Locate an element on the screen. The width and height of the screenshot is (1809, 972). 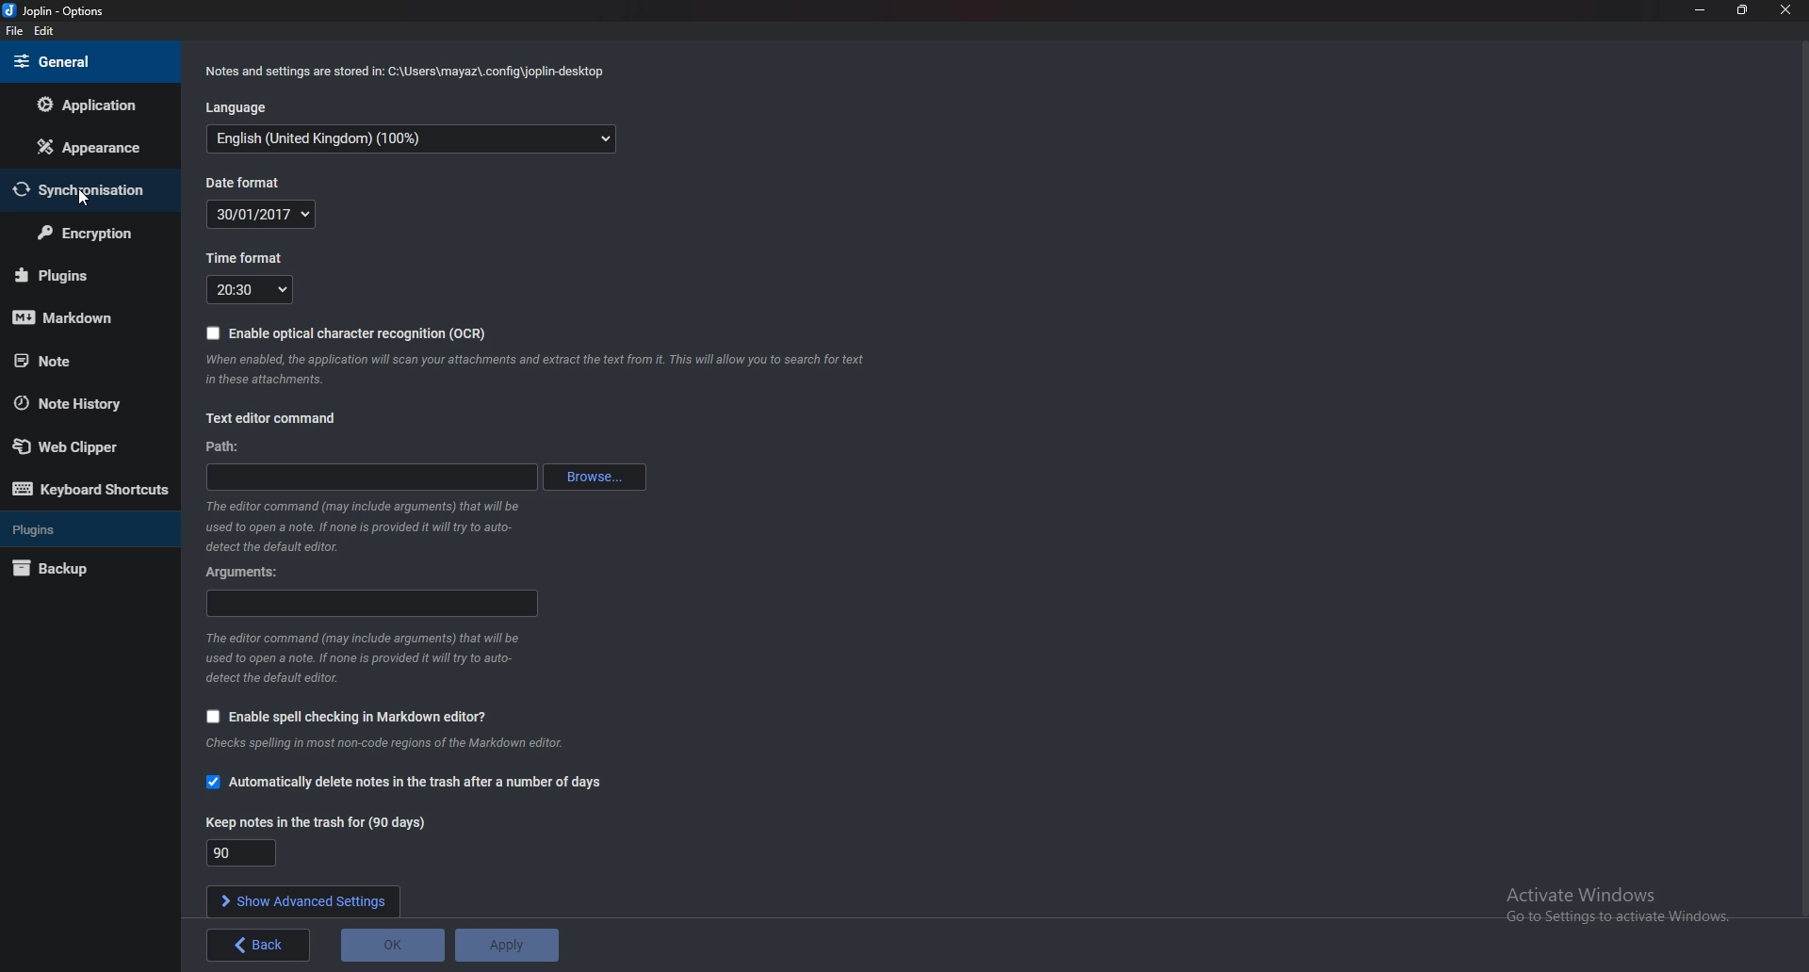
text editor command is located at coordinates (279, 416).